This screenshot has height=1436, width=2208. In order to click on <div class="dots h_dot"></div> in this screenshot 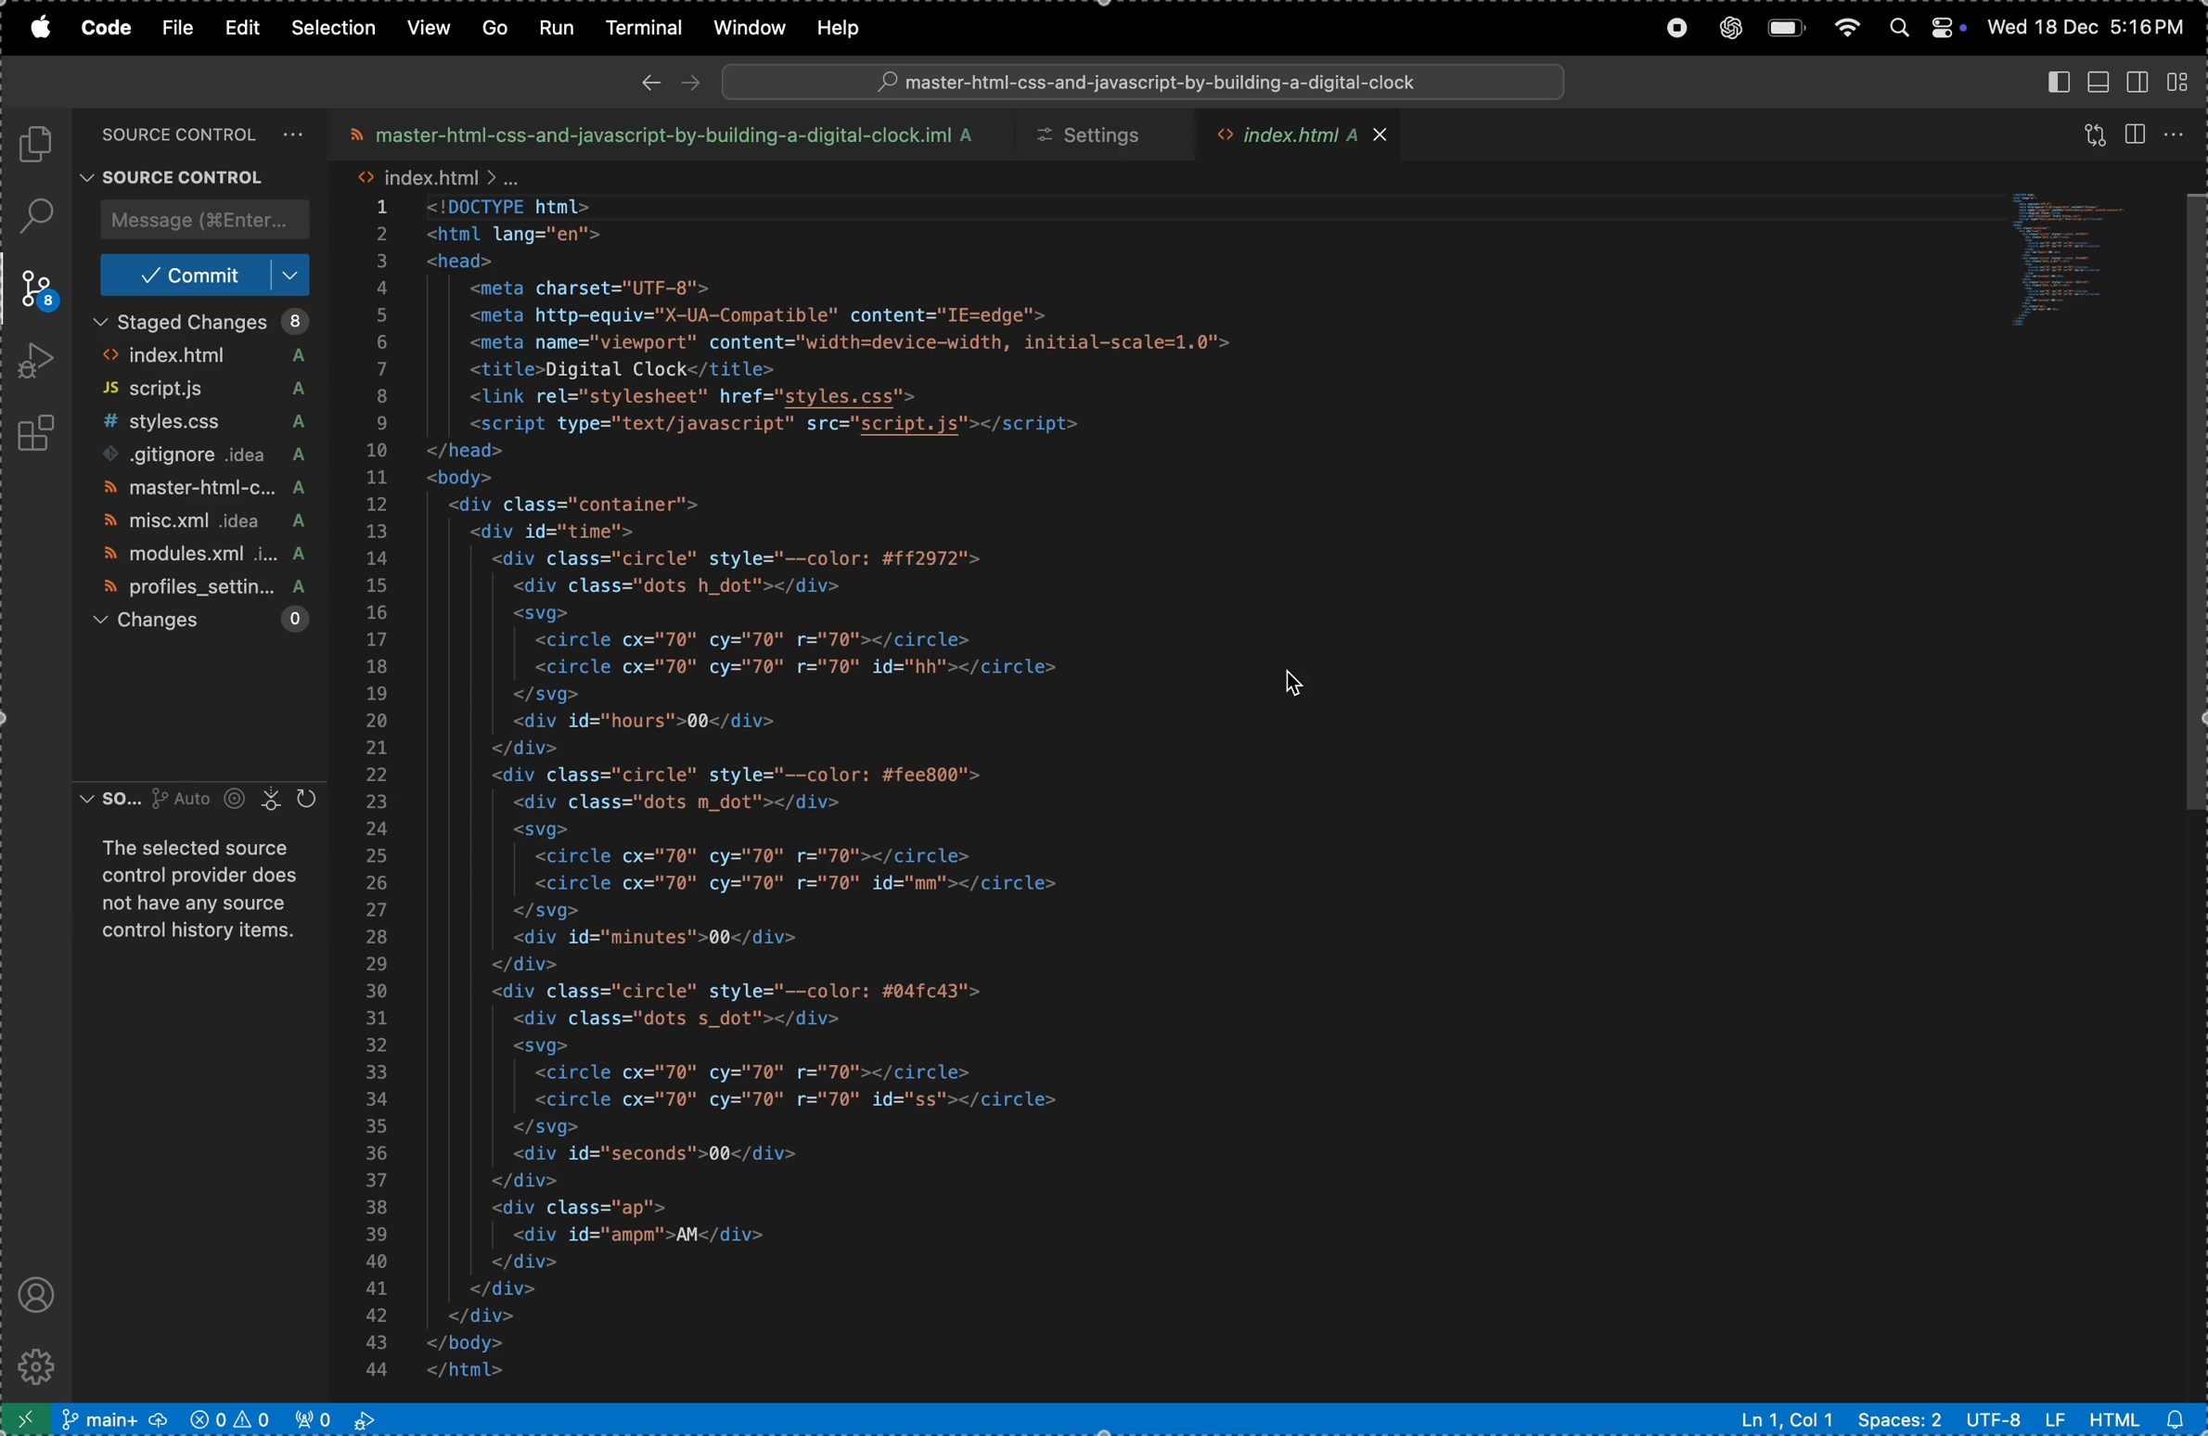, I will do `click(704, 585)`.